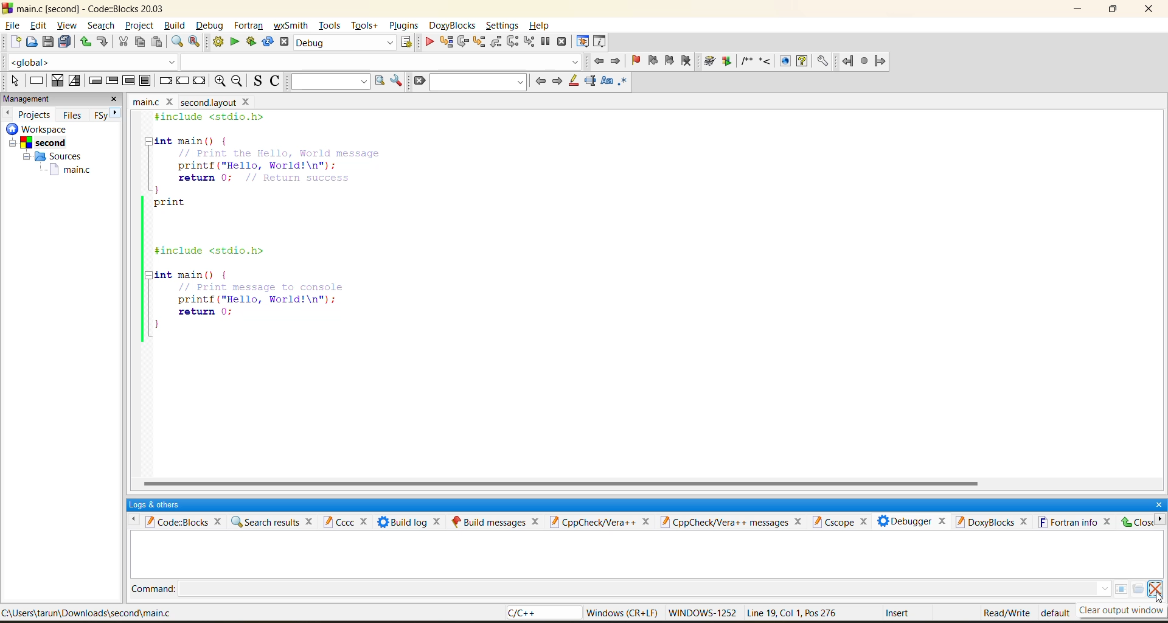  I want to click on exit condition loop, so click(110, 81).